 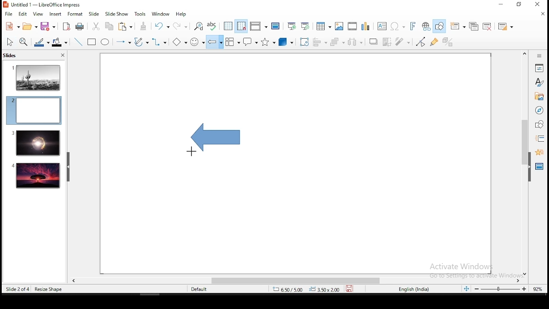 I want to click on export as pdf, so click(x=66, y=27).